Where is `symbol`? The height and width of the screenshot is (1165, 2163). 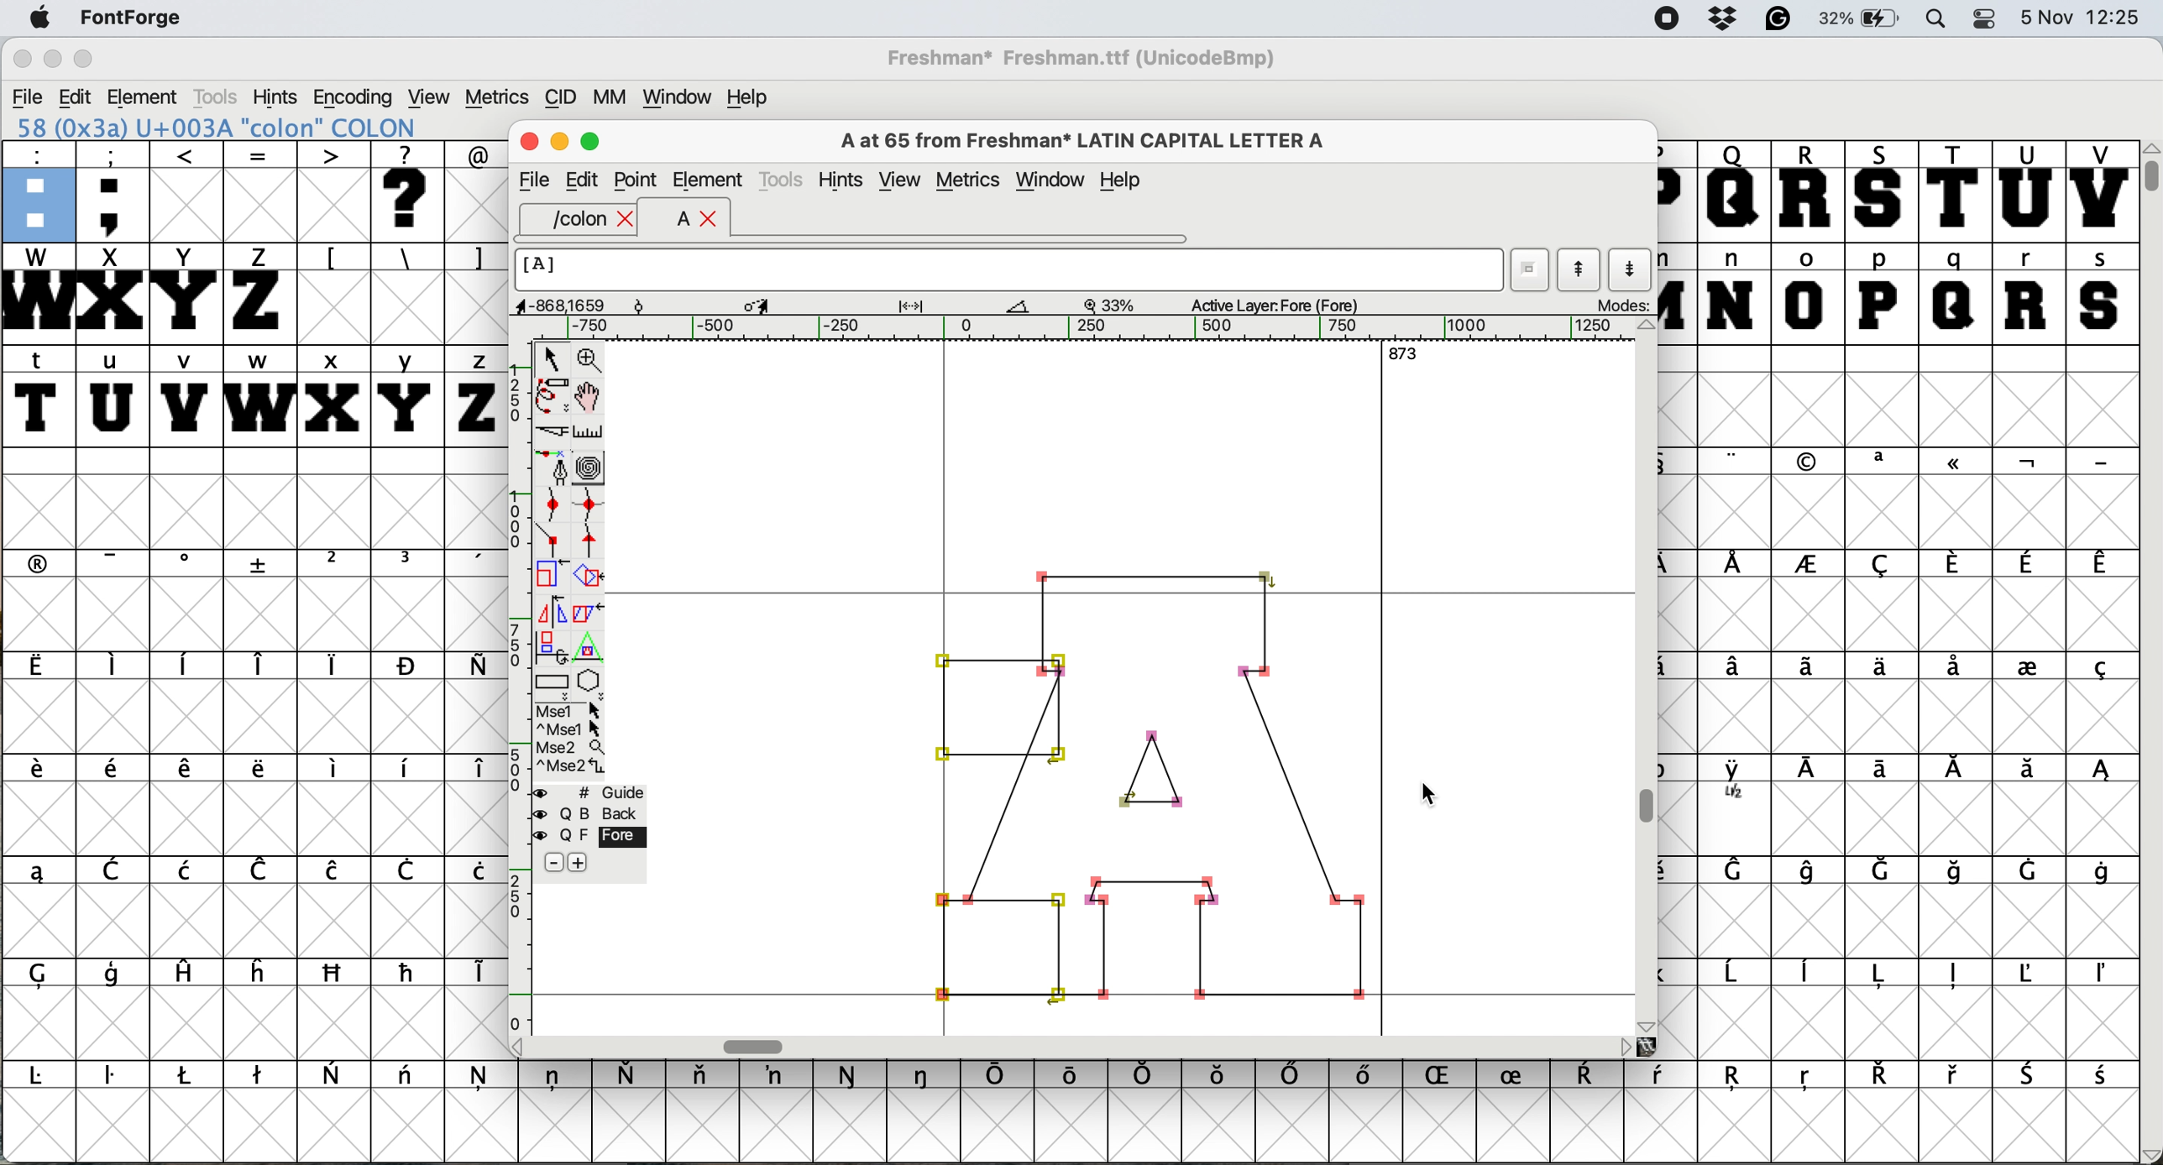
symbol is located at coordinates (114, 977).